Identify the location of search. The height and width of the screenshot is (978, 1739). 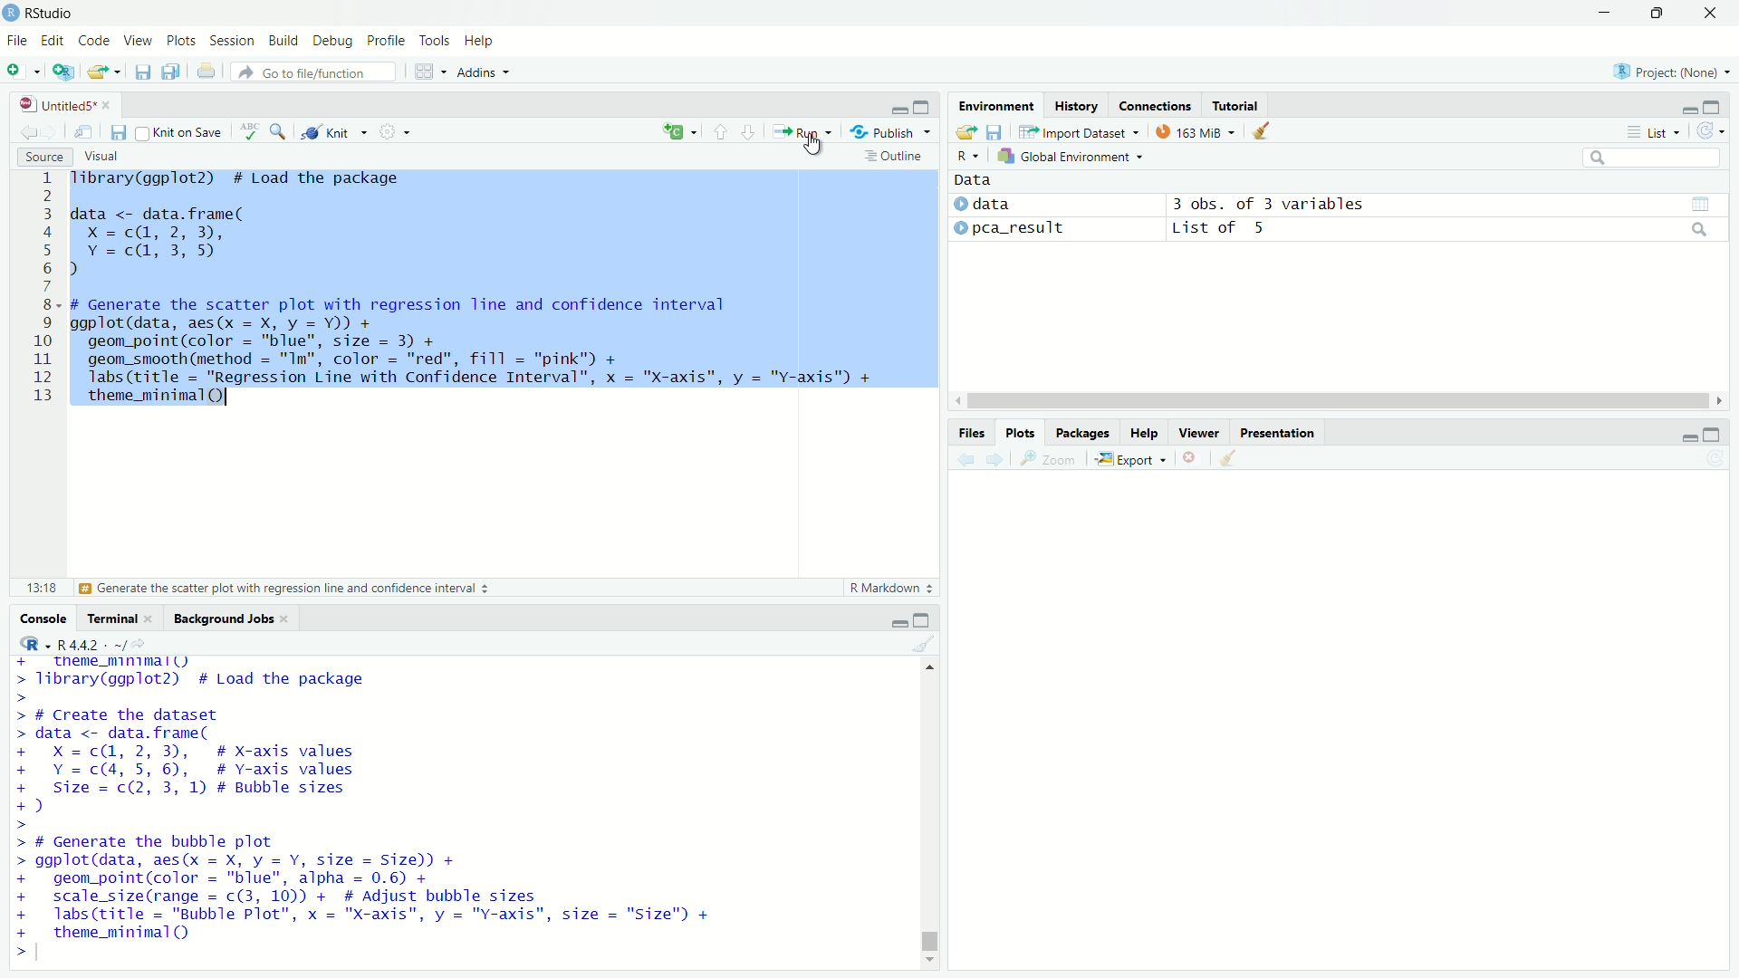
(1652, 158).